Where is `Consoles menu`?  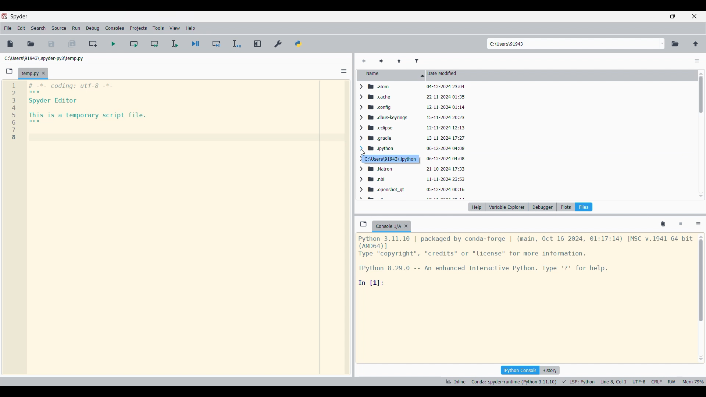
Consoles menu is located at coordinates (114, 28).